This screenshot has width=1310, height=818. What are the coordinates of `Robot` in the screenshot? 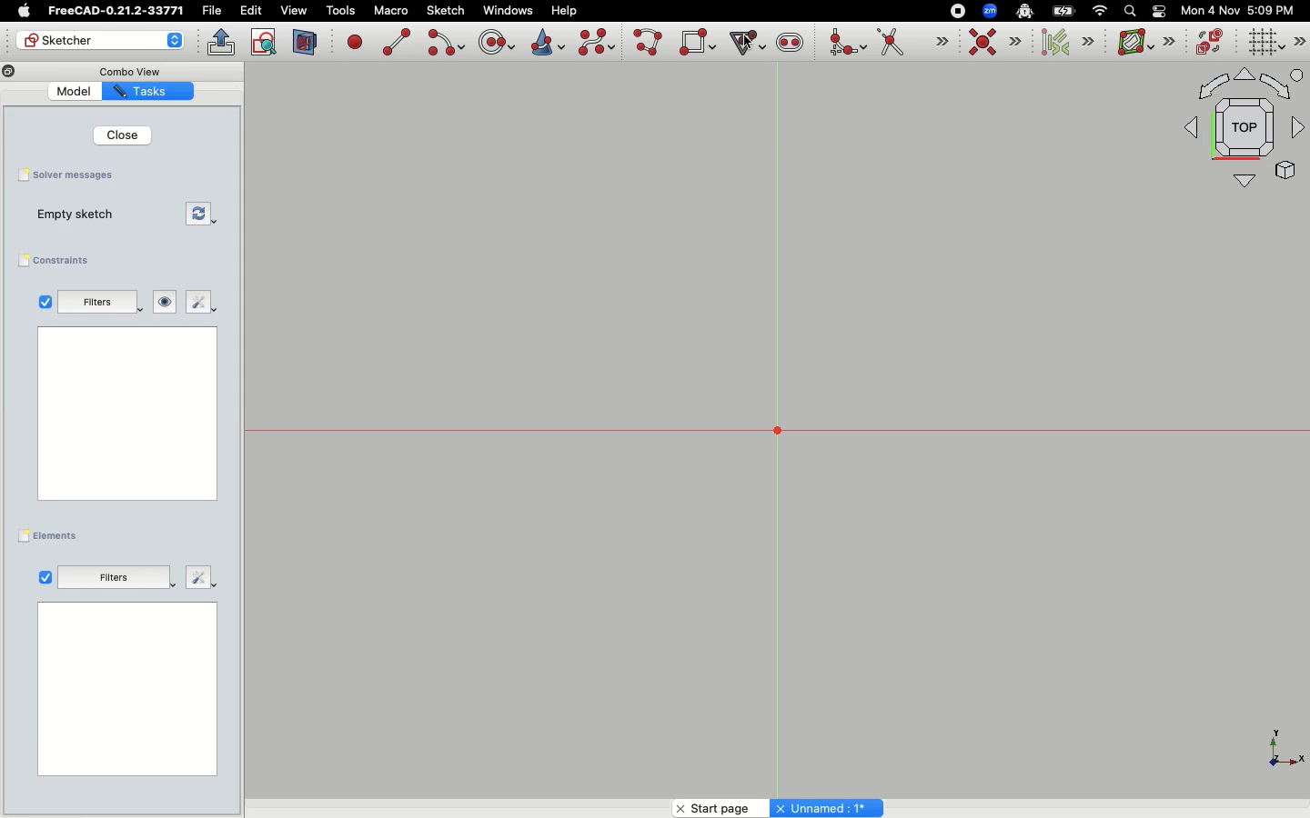 It's located at (1024, 13).